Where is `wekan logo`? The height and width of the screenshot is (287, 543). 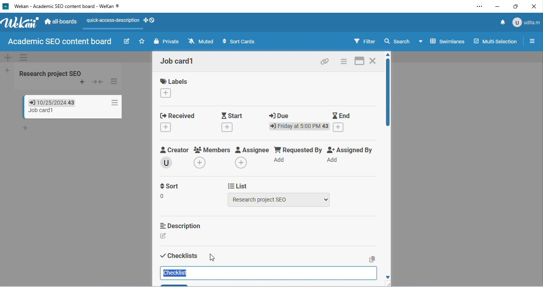 wekan logo is located at coordinates (21, 24).